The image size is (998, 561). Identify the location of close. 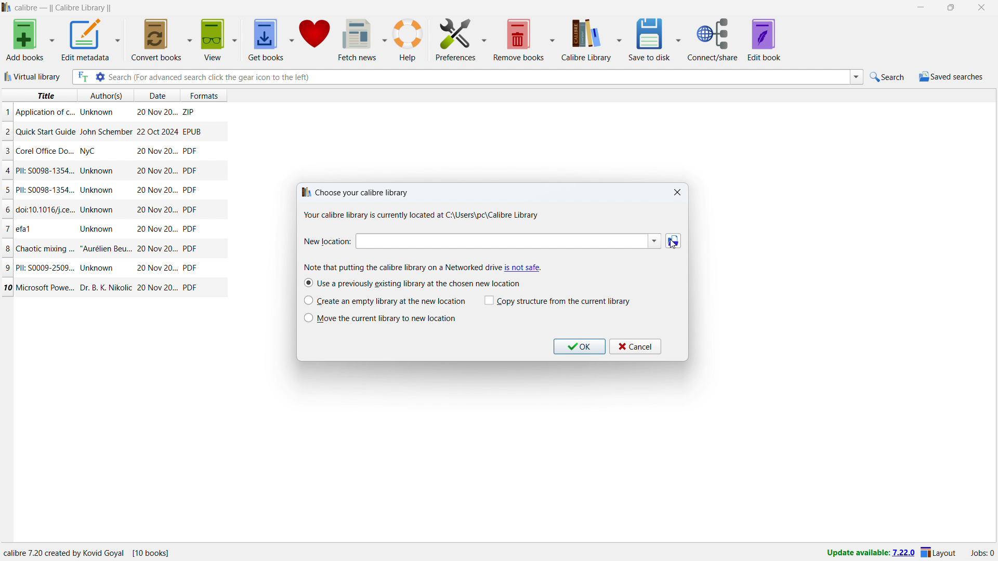
(678, 193).